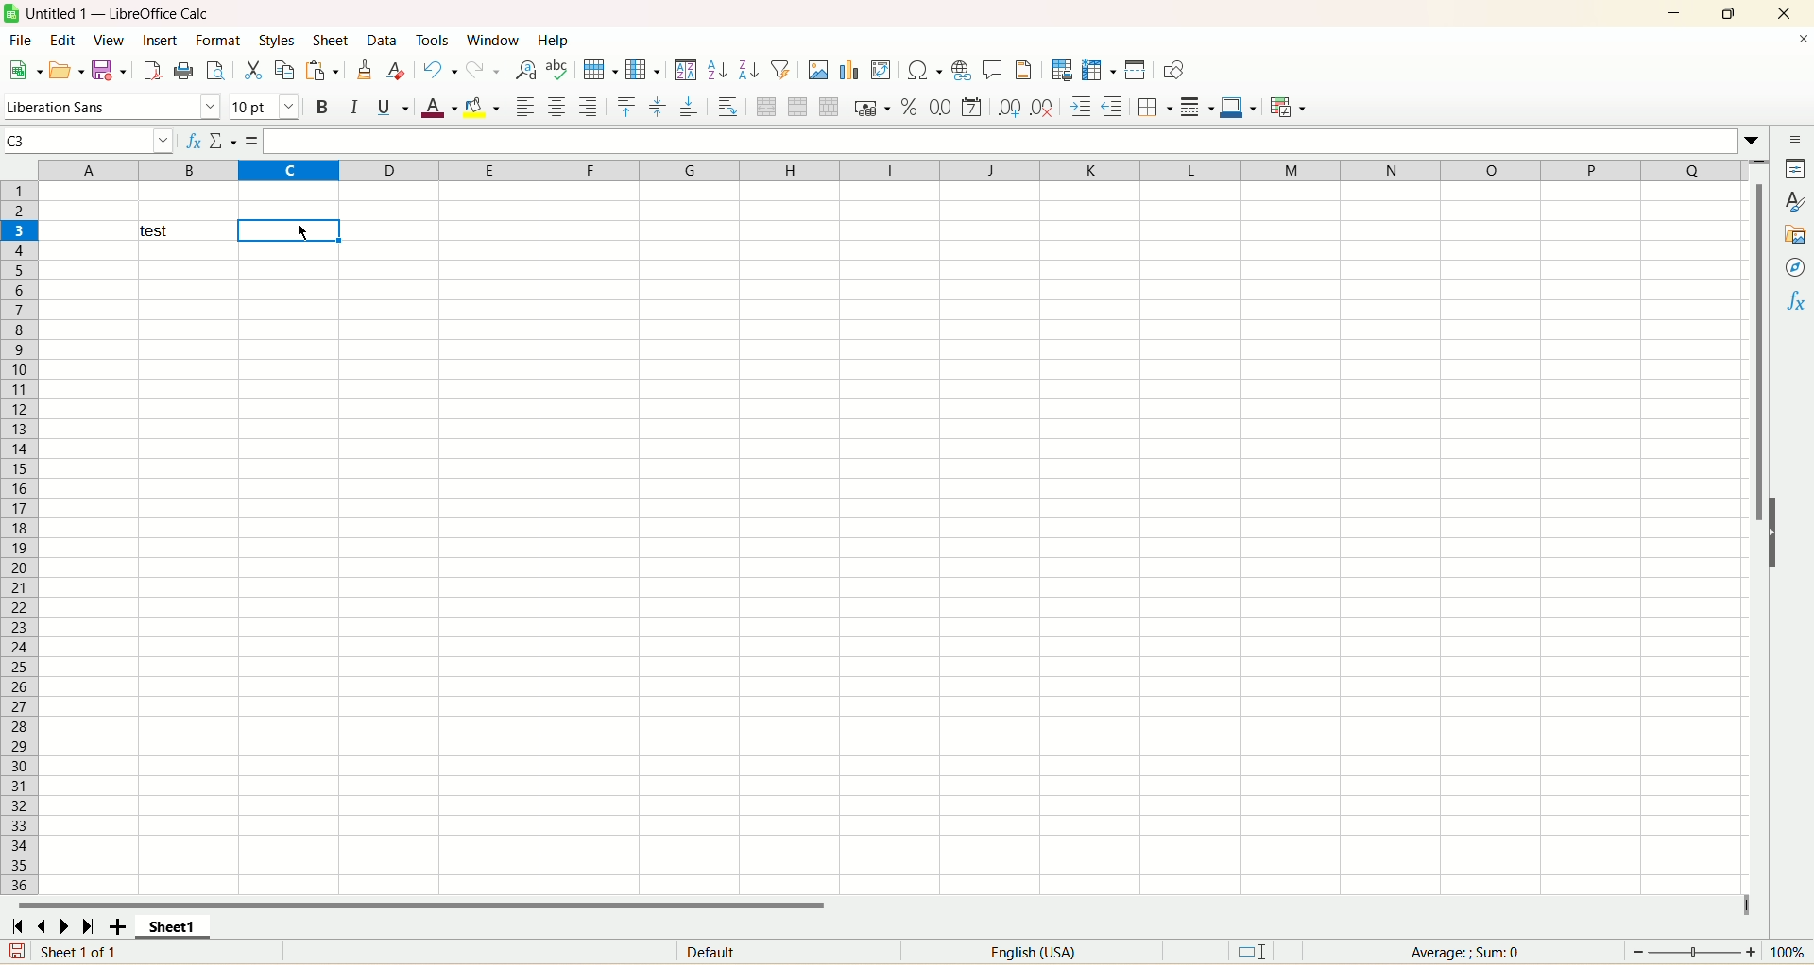 The image size is (1814, 965). Describe the element at coordinates (438, 107) in the screenshot. I see `font color` at that location.